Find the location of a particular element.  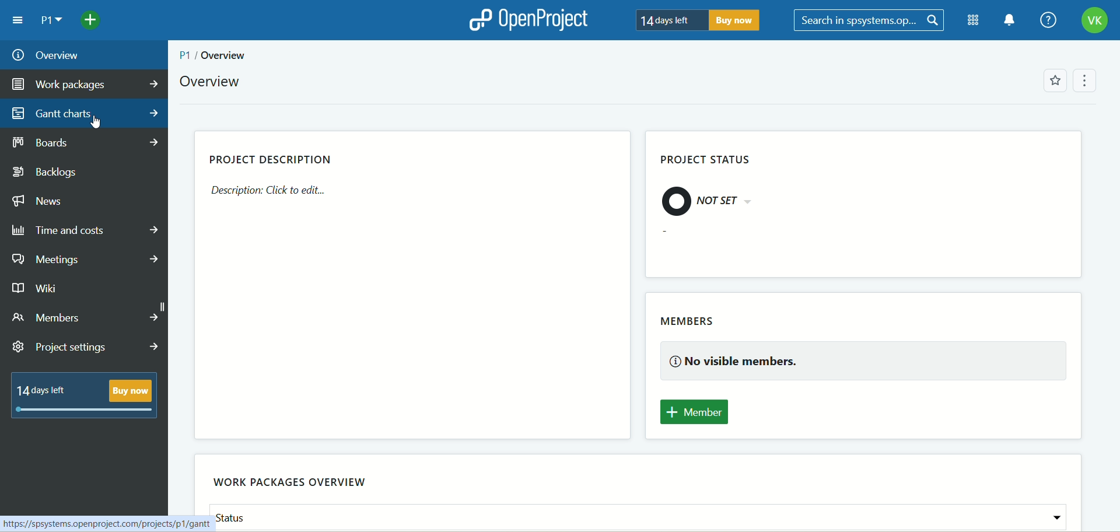

project description is located at coordinates (271, 157).